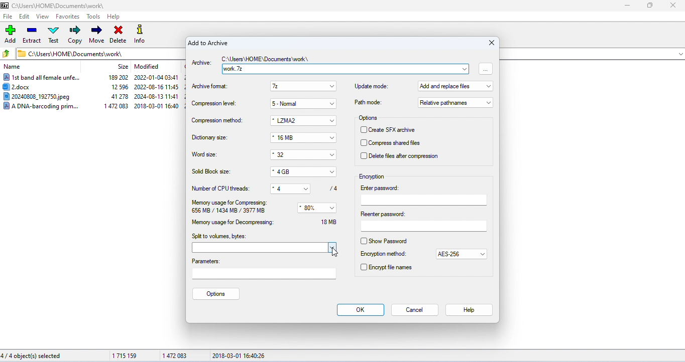 This screenshot has height=362, width=685. I want to click on drop down, so click(465, 68).